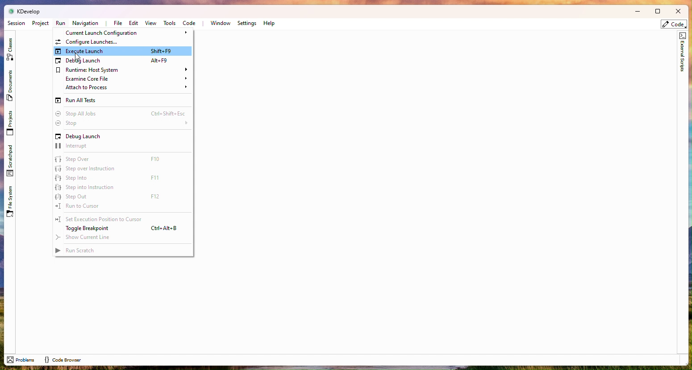 This screenshot has height=370, width=692. I want to click on Execute launch, so click(121, 51).